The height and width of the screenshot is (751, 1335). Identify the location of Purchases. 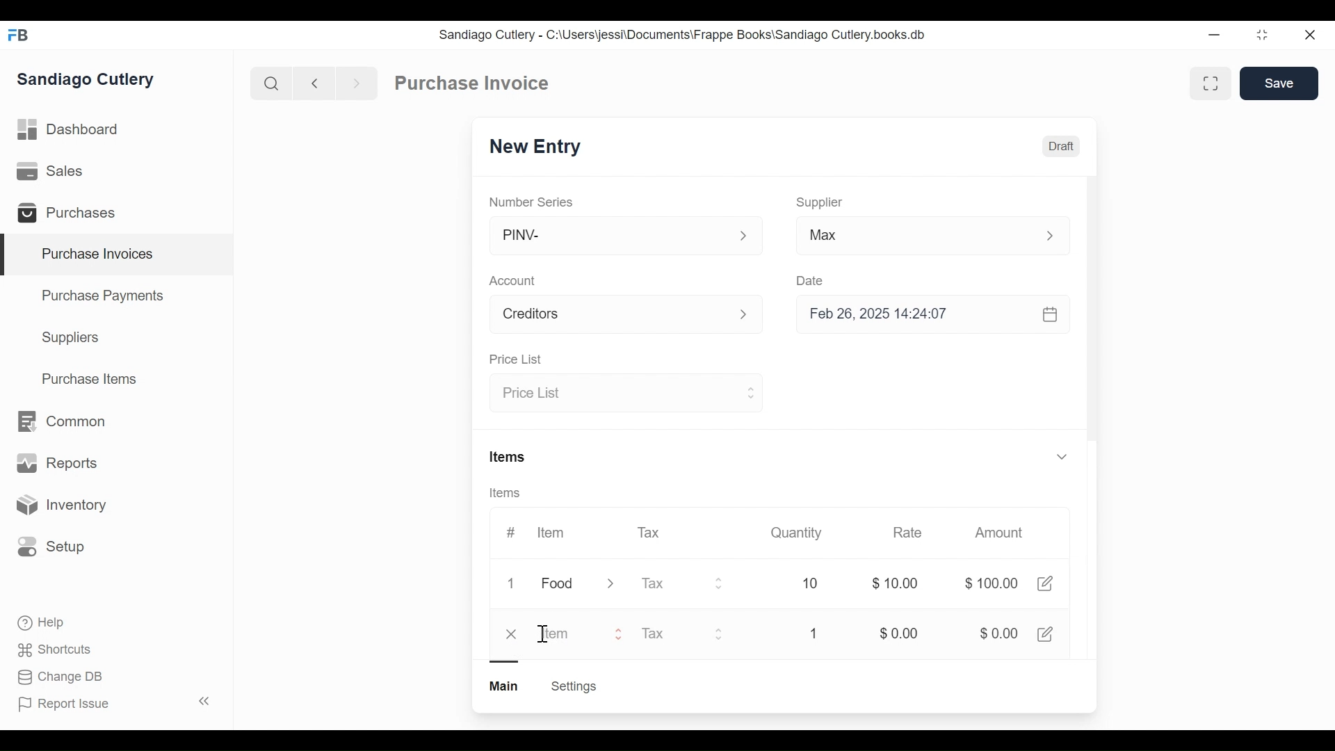
(72, 215).